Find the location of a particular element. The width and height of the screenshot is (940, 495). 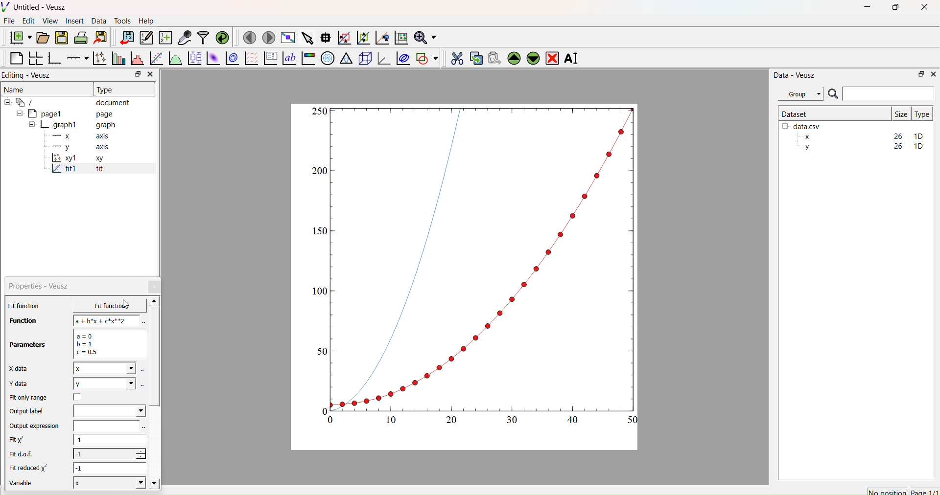

Fit only range is located at coordinates (28, 398).